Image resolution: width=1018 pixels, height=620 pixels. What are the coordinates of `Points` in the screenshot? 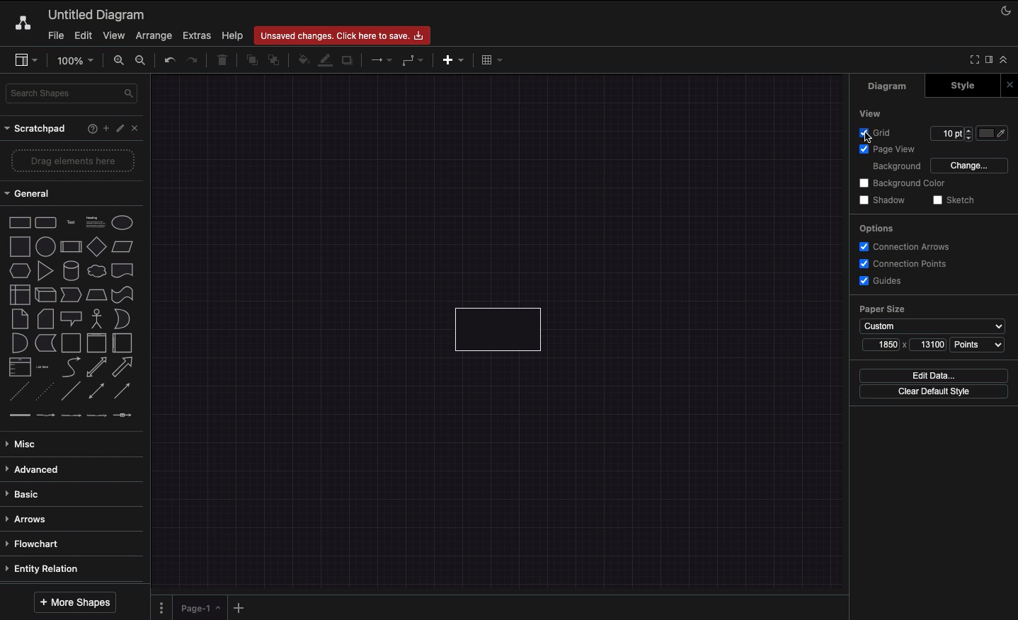 It's located at (978, 346).